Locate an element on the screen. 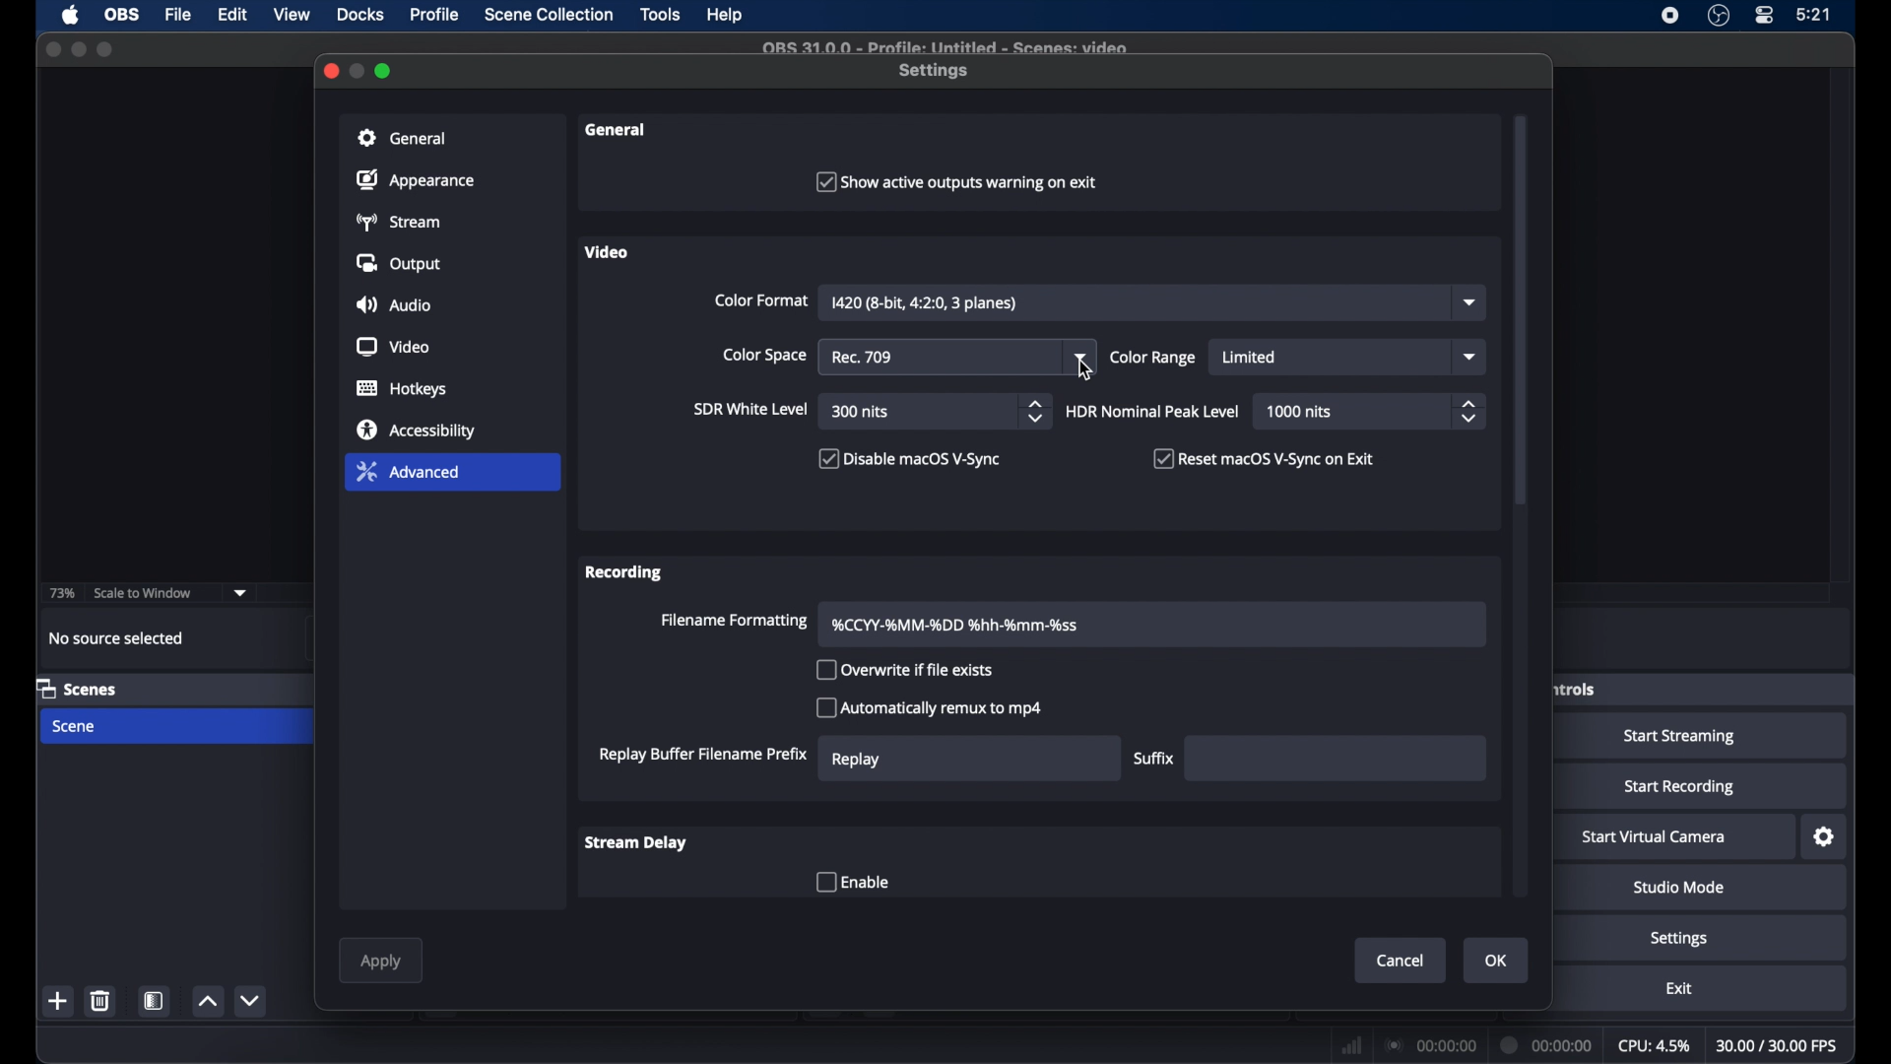 The width and height of the screenshot is (1891, 1064). time is located at coordinates (1815, 15).